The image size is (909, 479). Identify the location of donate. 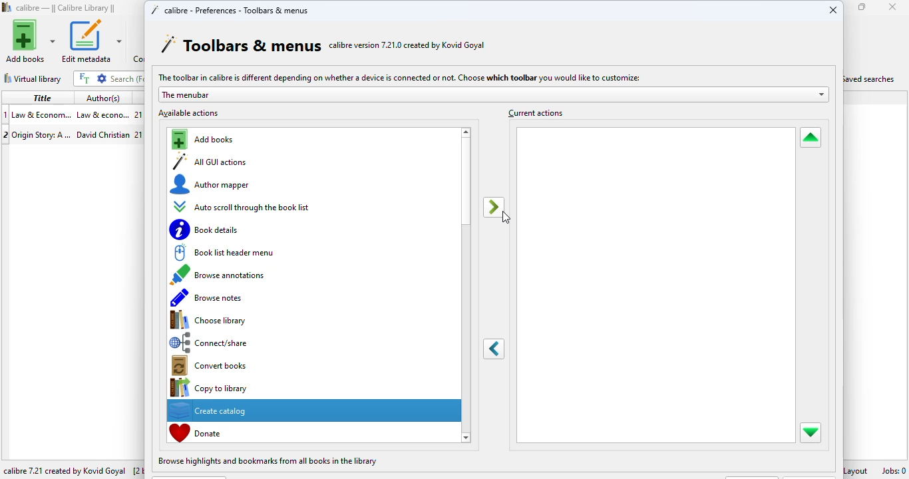
(197, 432).